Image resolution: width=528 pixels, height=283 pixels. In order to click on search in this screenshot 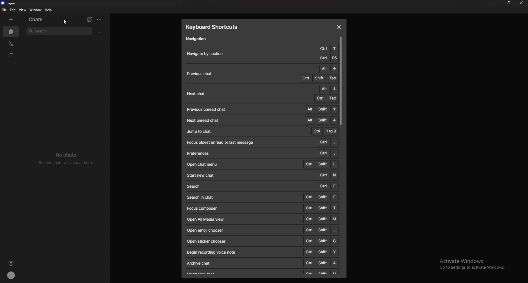, I will do `click(194, 187)`.